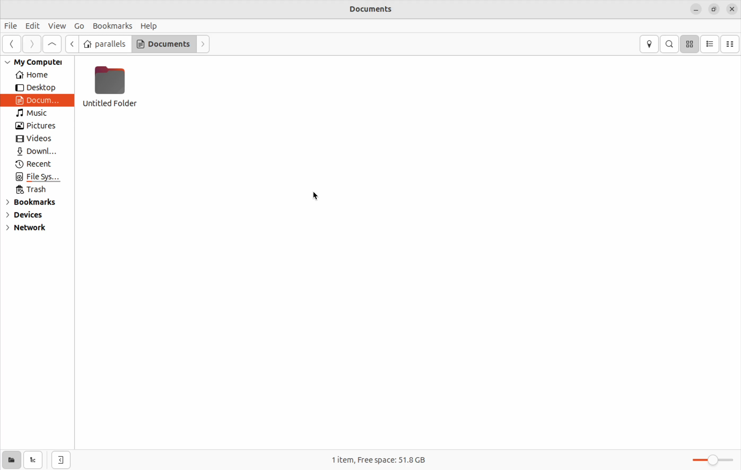 The width and height of the screenshot is (741, 470). I want to click on Desktop, so click(38, 89).